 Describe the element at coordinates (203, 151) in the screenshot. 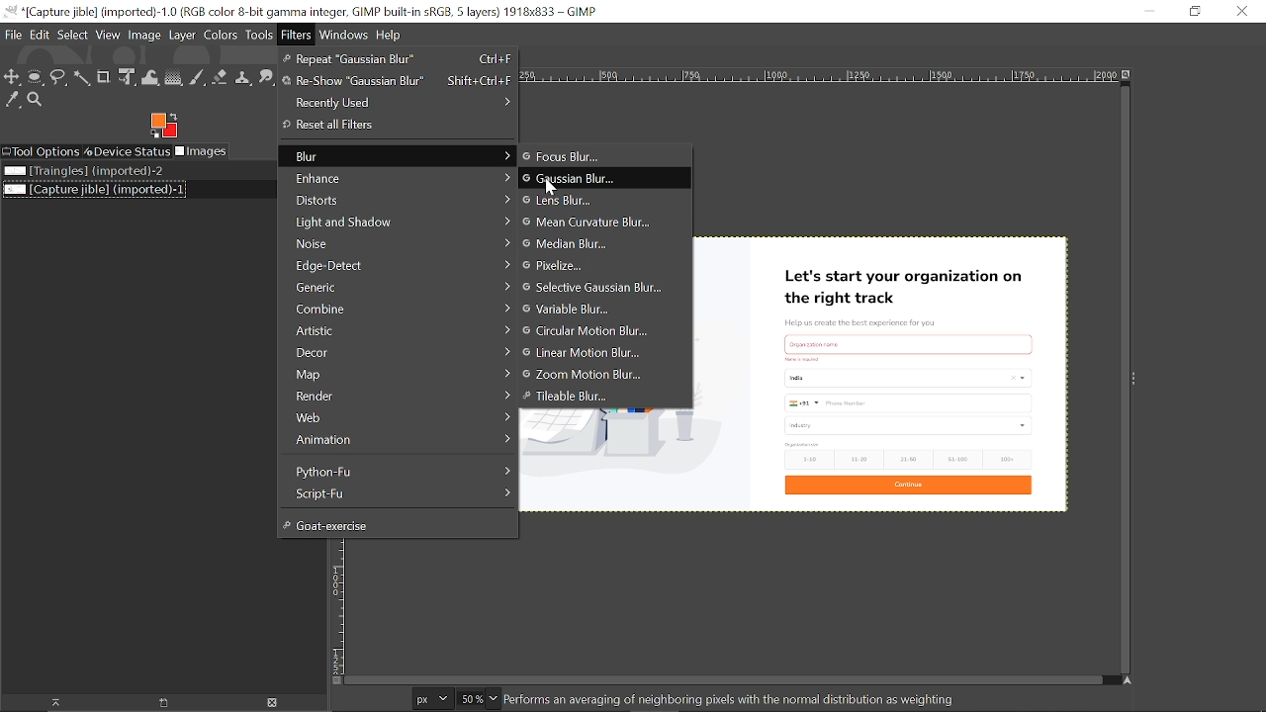

I see `Images` at that location.